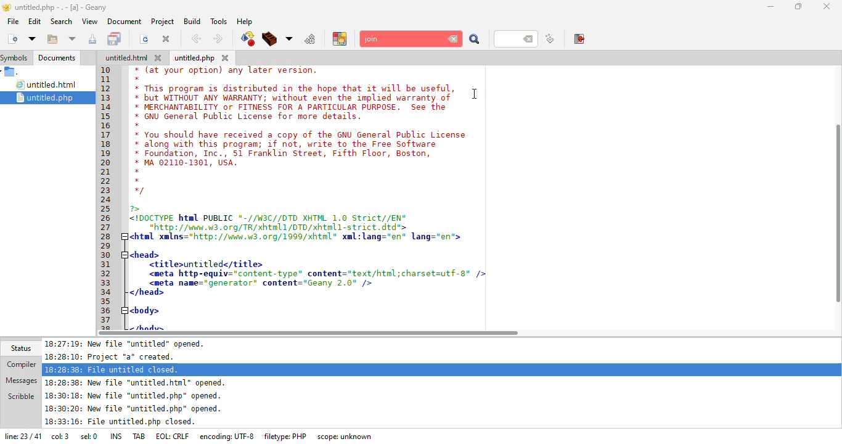  I want to click on 28, so click(107, 236).